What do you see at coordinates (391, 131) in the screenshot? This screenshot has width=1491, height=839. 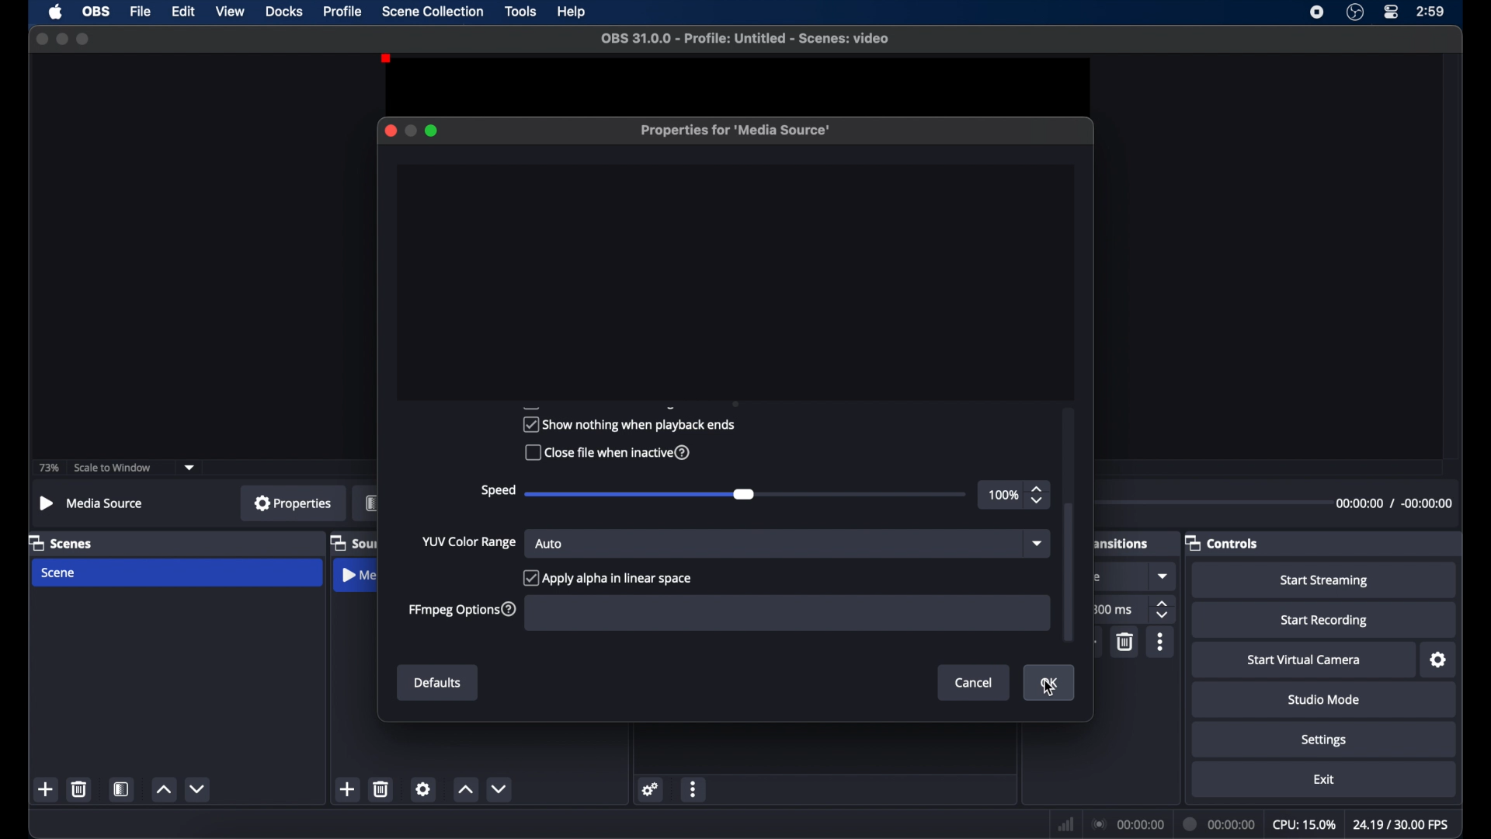 I see `close` at bounding box center [391, 131].